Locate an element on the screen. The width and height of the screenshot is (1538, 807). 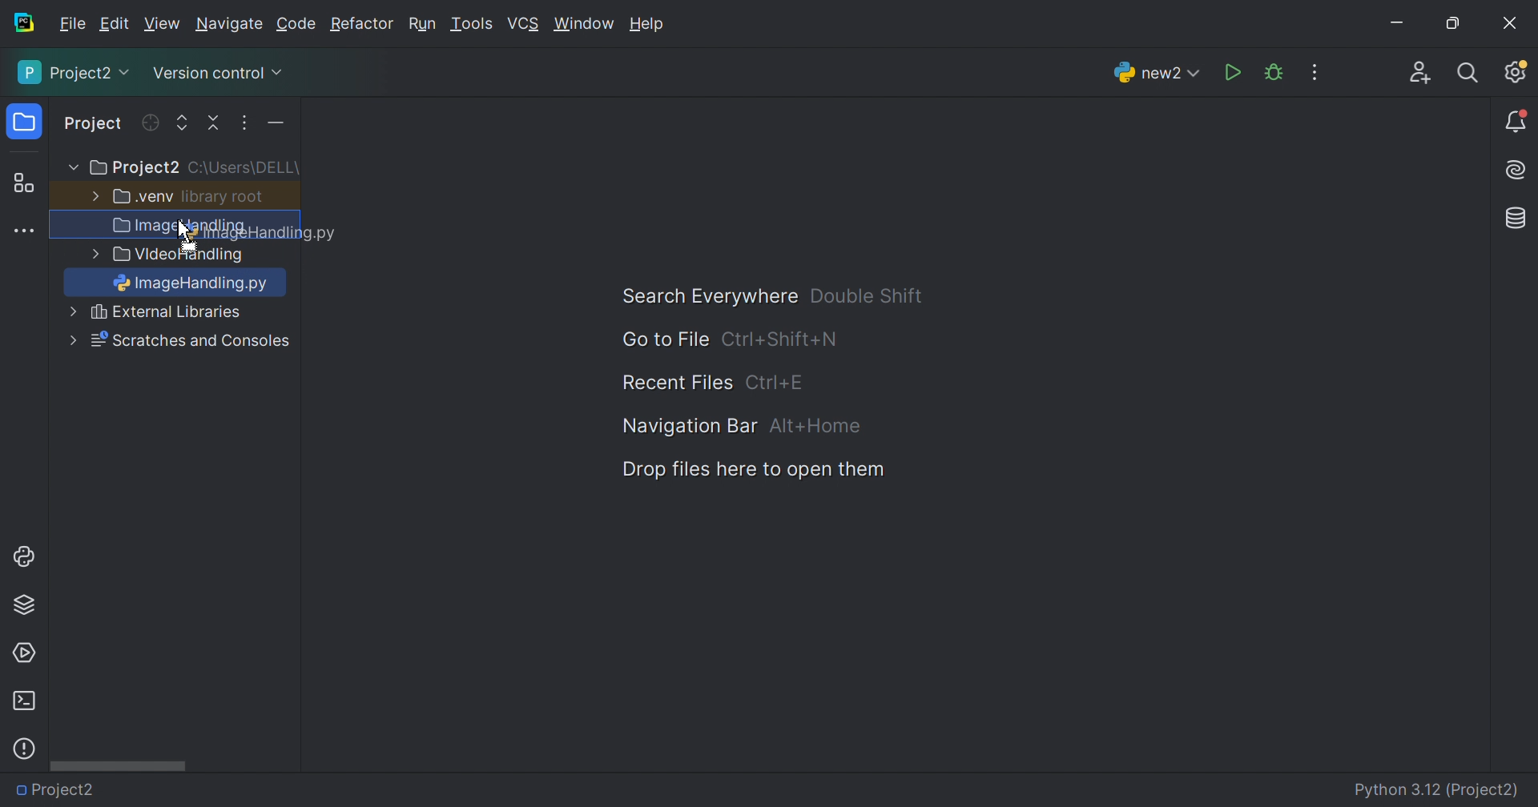
More Actions is located at coordinates (1315, 72).